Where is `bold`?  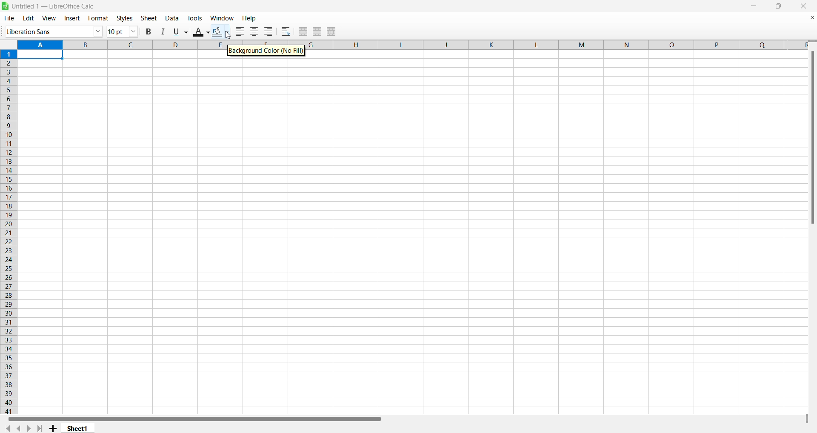 bold is located at coordinates (149, 30).